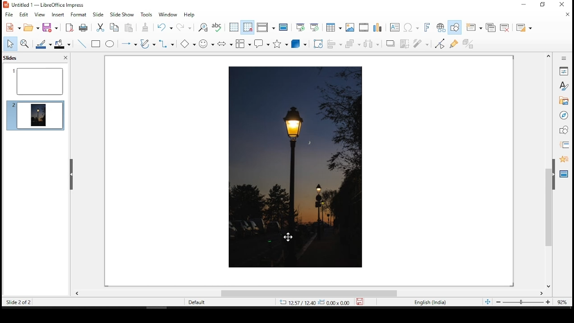 The height and width of the screenshot is (323, 574). What do you see at coordinates (565, 174) in the screenshot?
I see `master slides` at bounding box center [565, 174].